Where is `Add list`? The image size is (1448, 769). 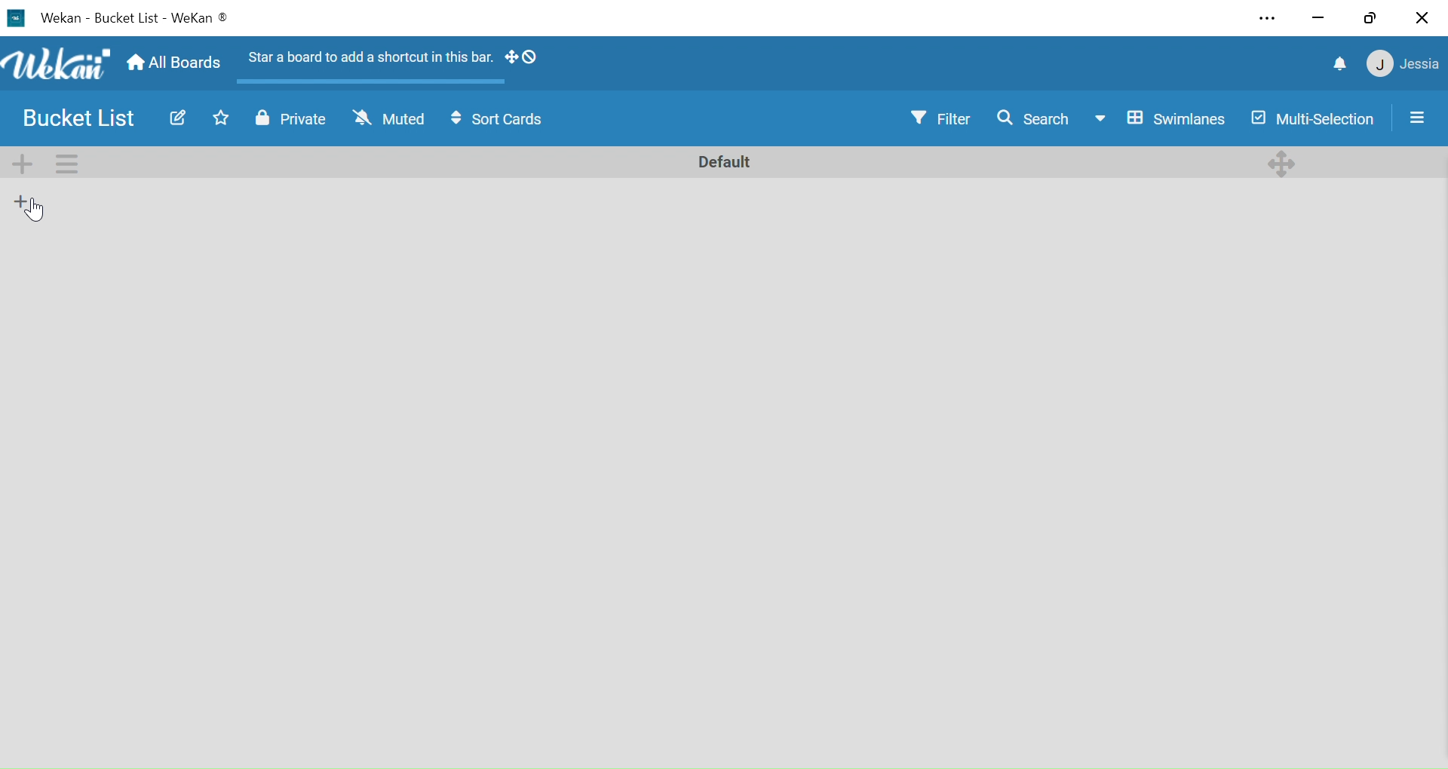 Add list is located at coordinates (22, 200).